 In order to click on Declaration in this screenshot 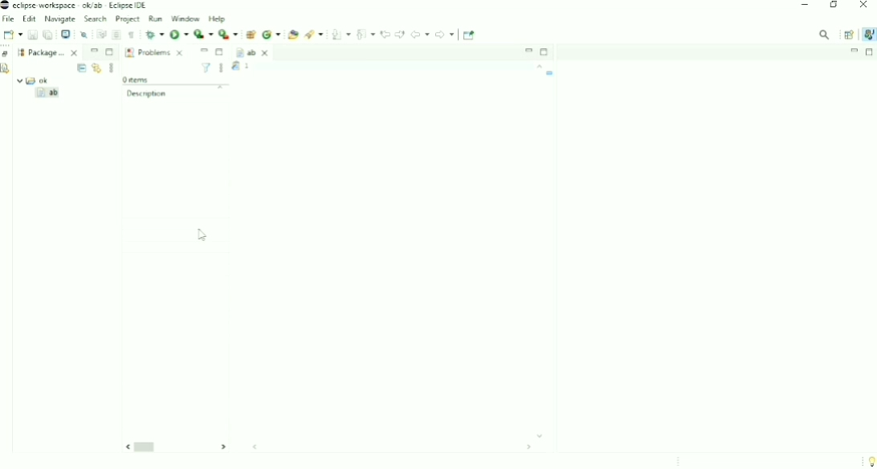, I will do `click(7, 70)`.